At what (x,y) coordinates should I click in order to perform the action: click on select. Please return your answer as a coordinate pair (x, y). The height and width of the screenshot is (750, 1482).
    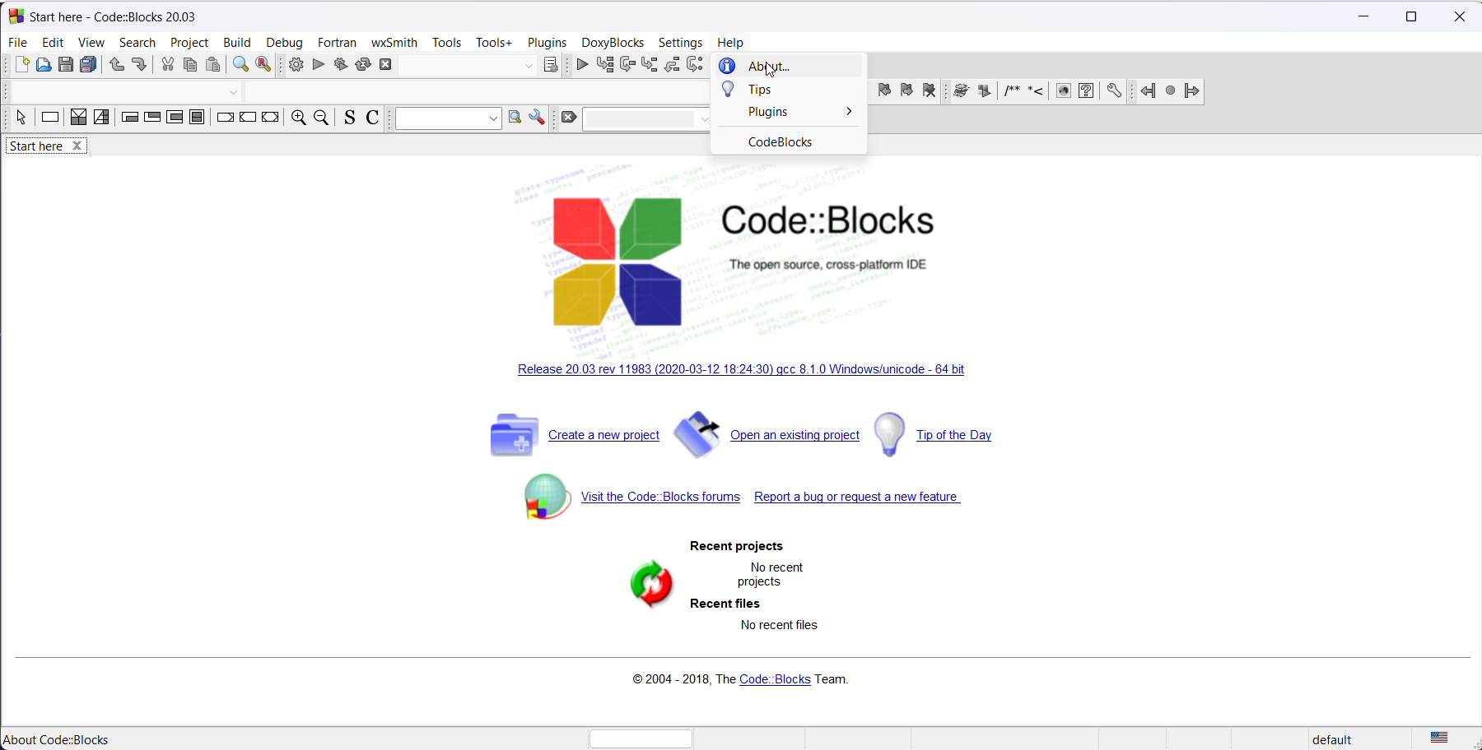
    Looking at the image, I should click on (19, 121).